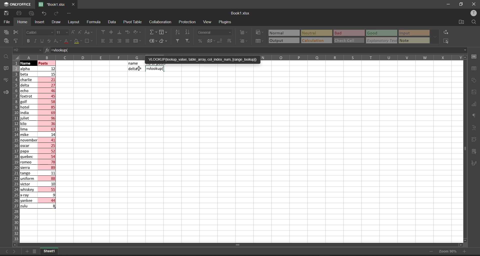 The height and width of the screenshot is (256, 480). Describe the element at coordinates (74, 22) in the screenshot. I see `layout` at that location.